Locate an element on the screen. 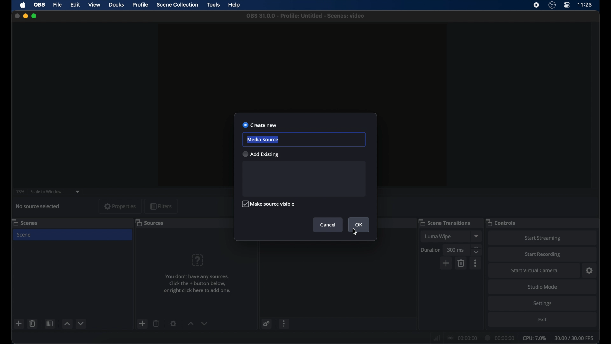  scene collection is located at coordinates (177, 4).